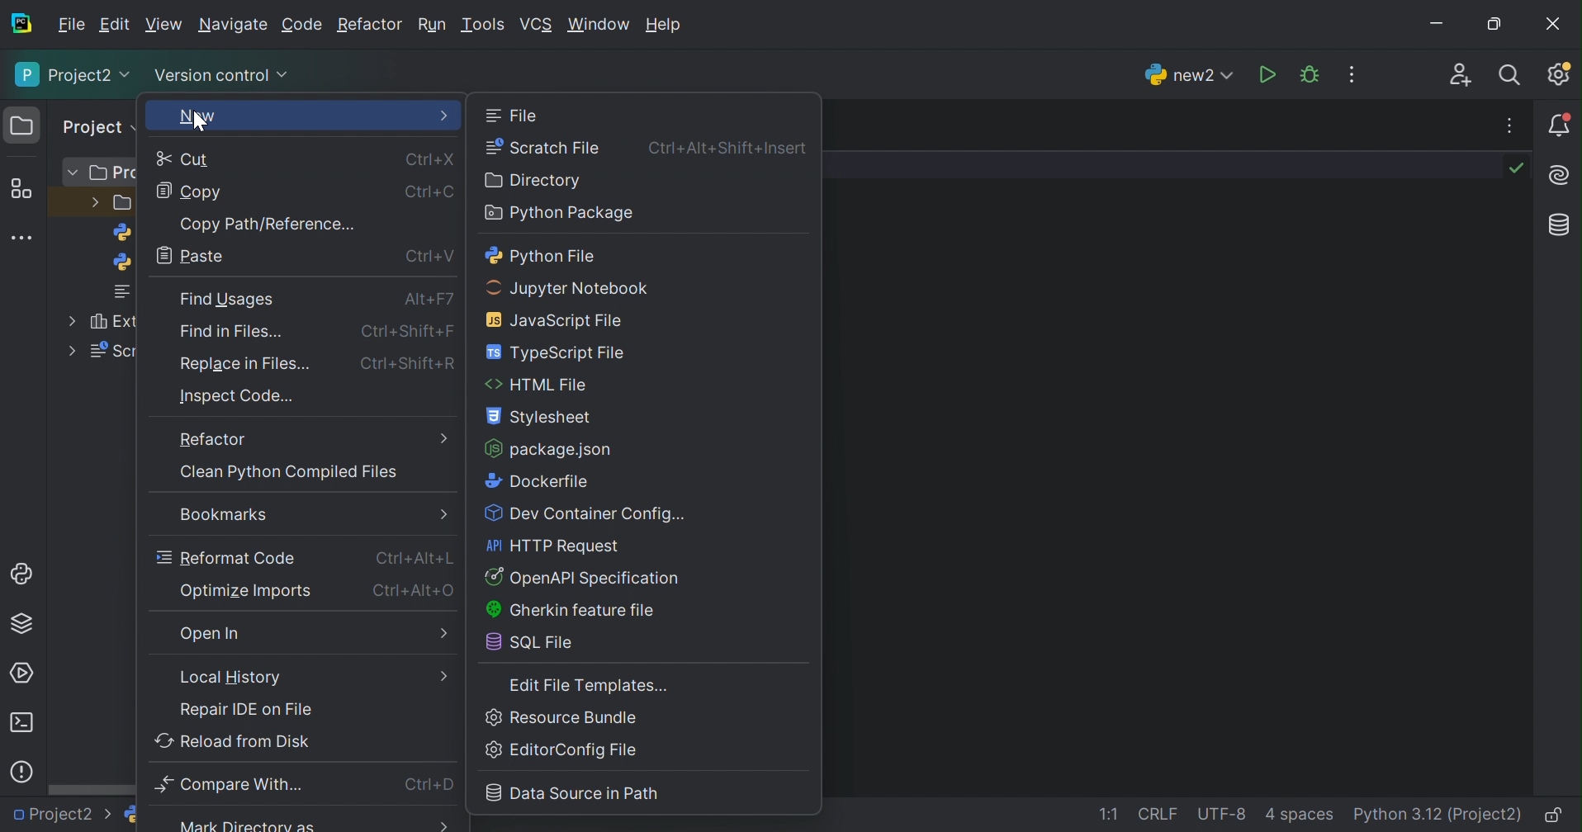 This screenshot has height=832, width=1582. What do you see at coordinates (1106, 814) in the screenshot?
I see `1:1` at bounding box center [1106, 814].